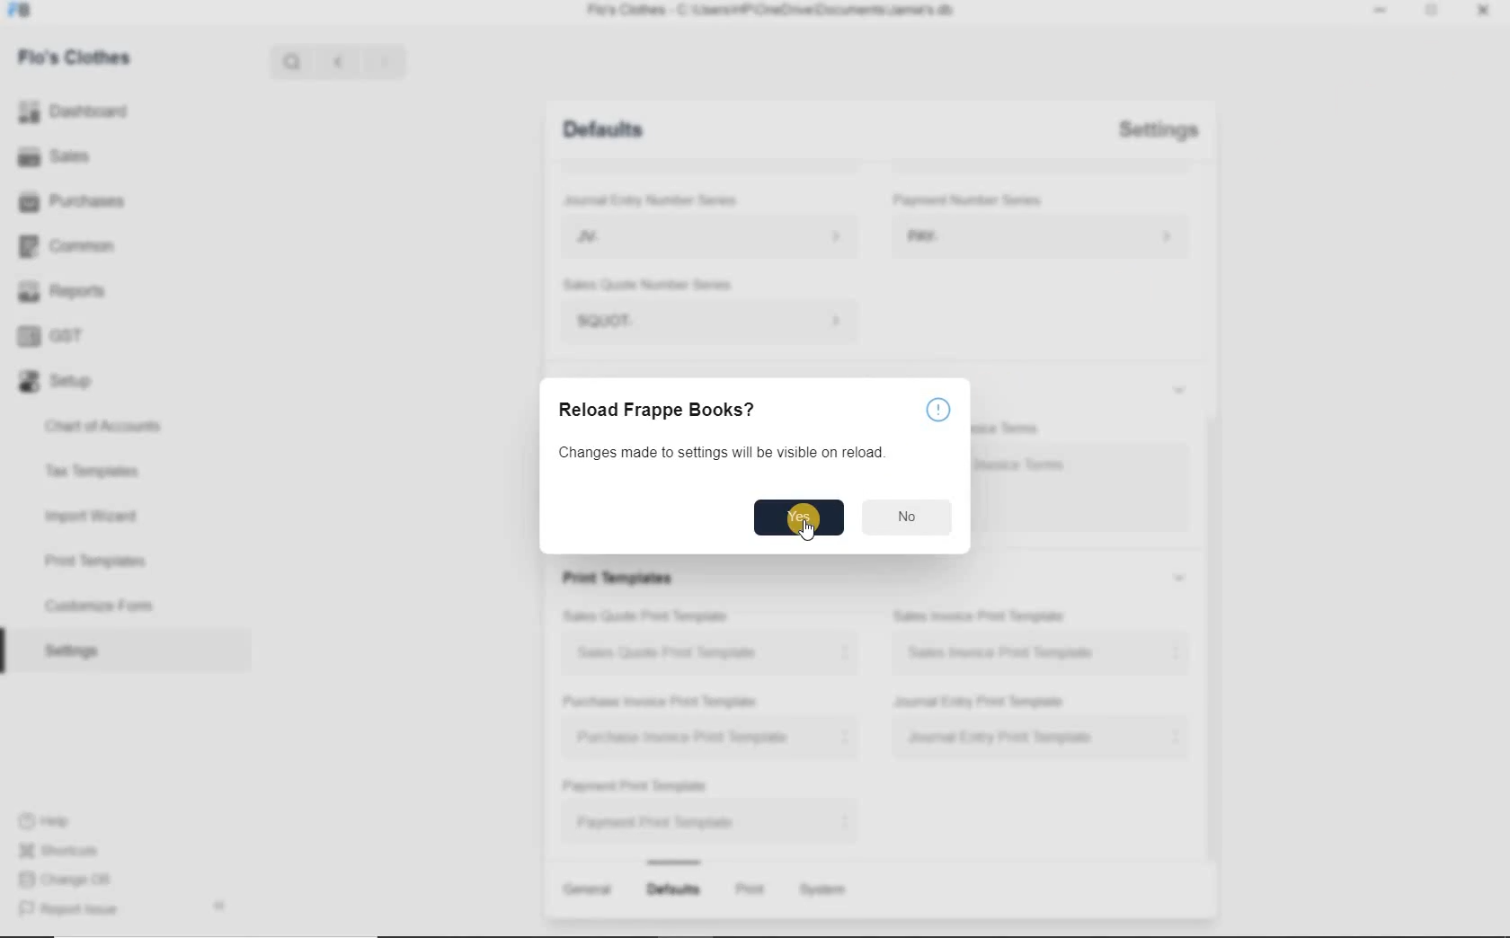  I want to click on Minimize, so click(1380, 11).